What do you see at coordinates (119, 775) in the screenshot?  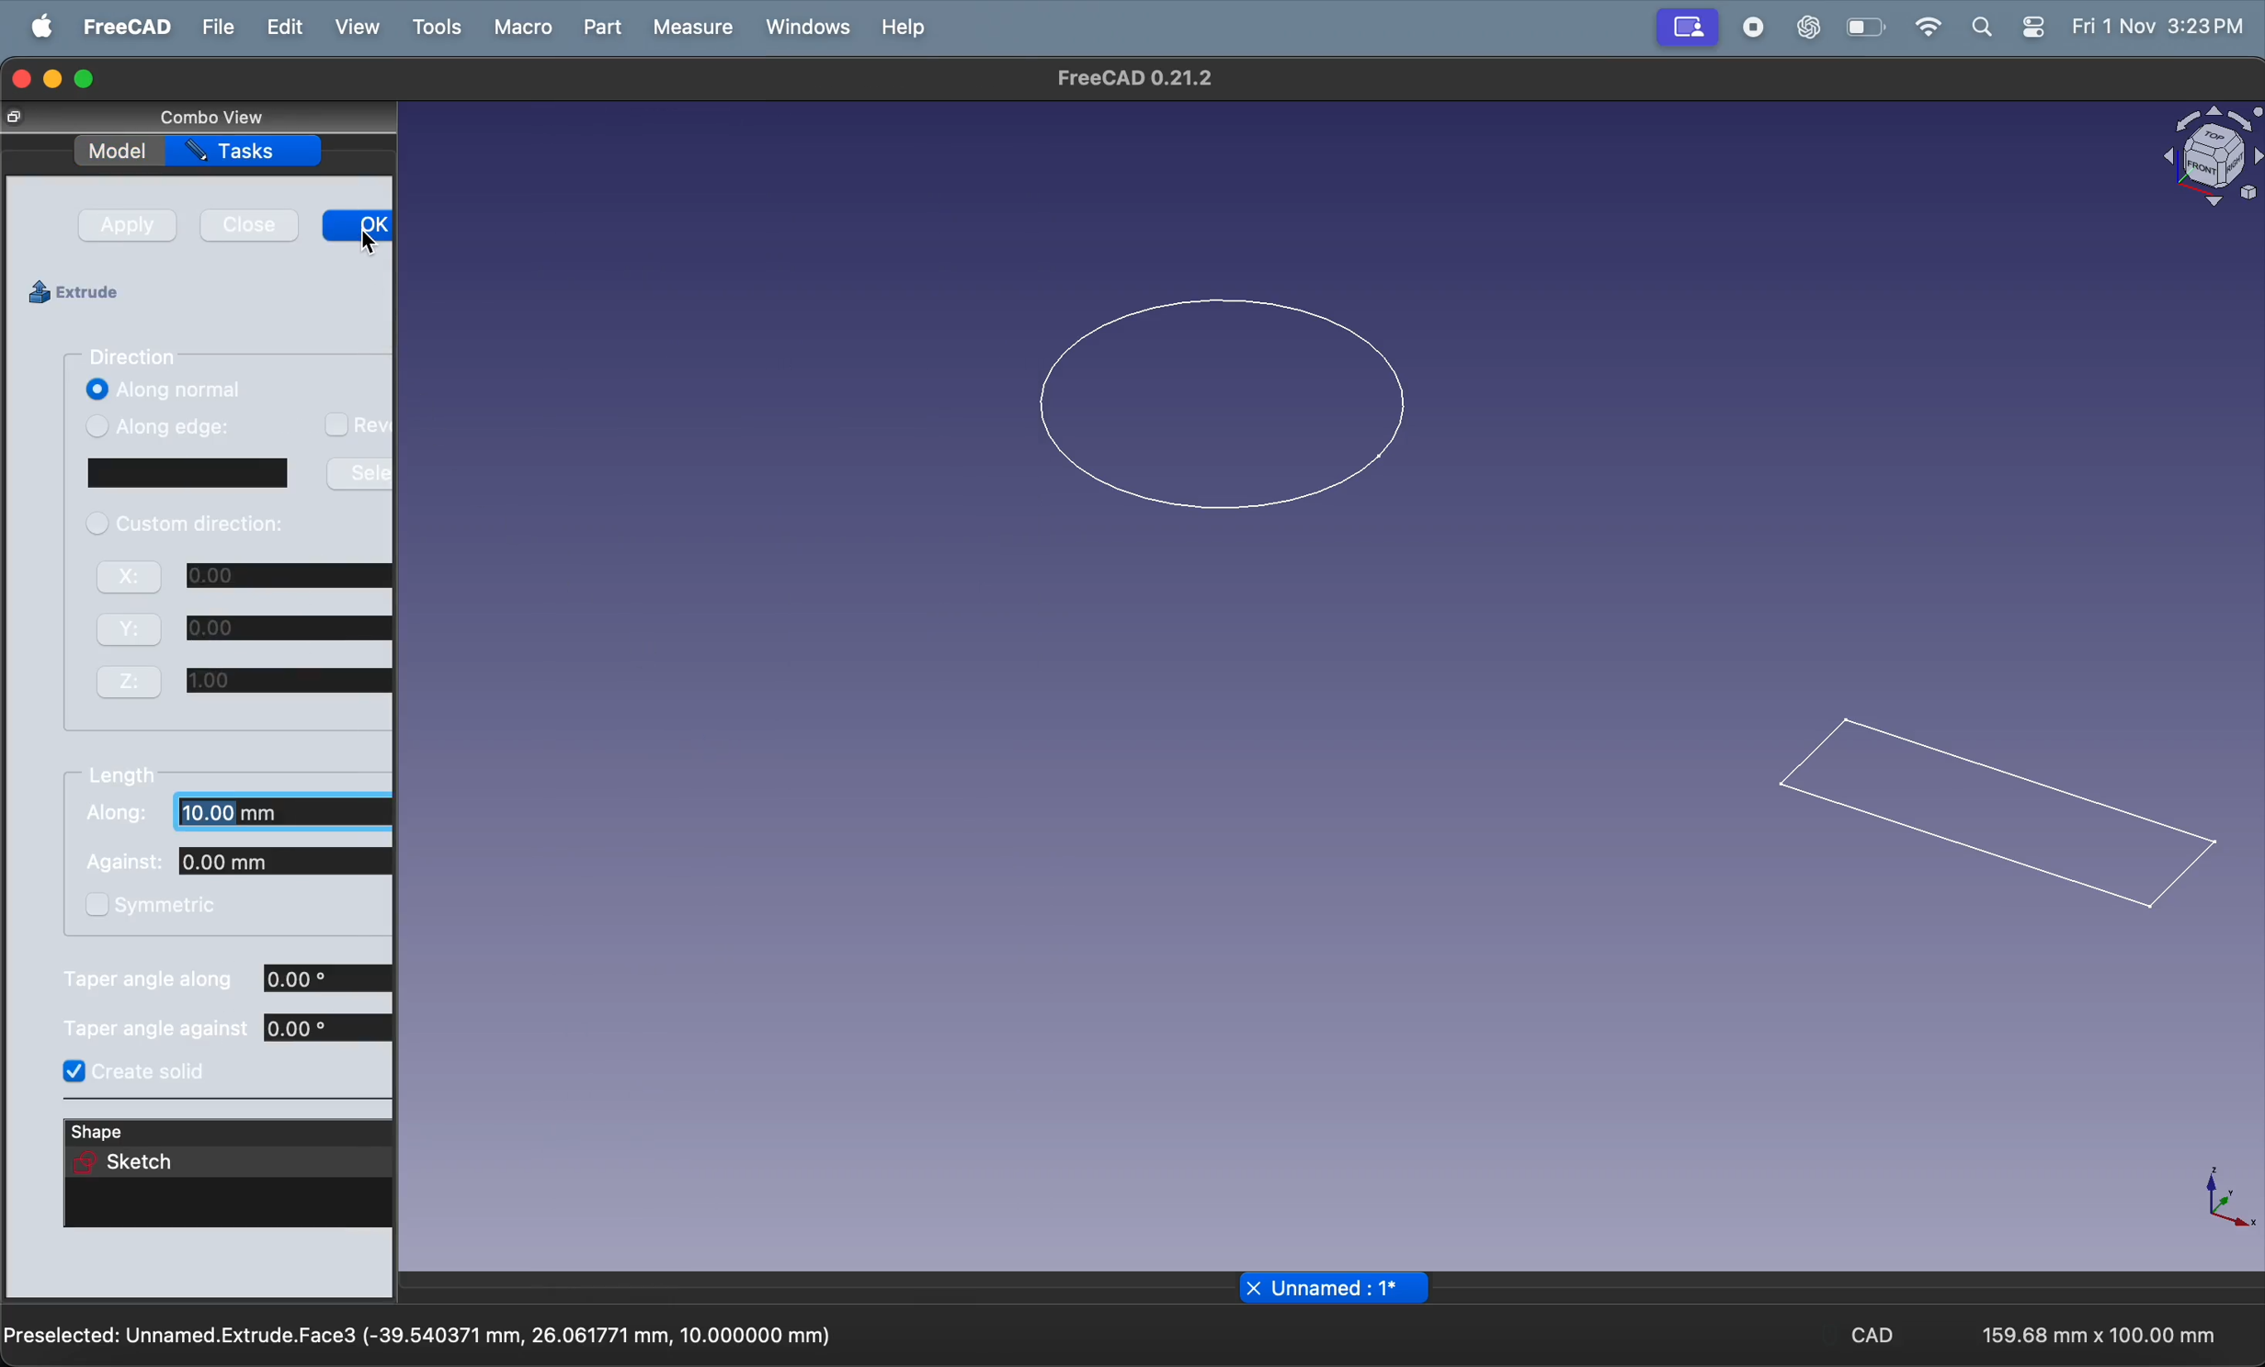 I see `length` at bounding box center [119, 775].